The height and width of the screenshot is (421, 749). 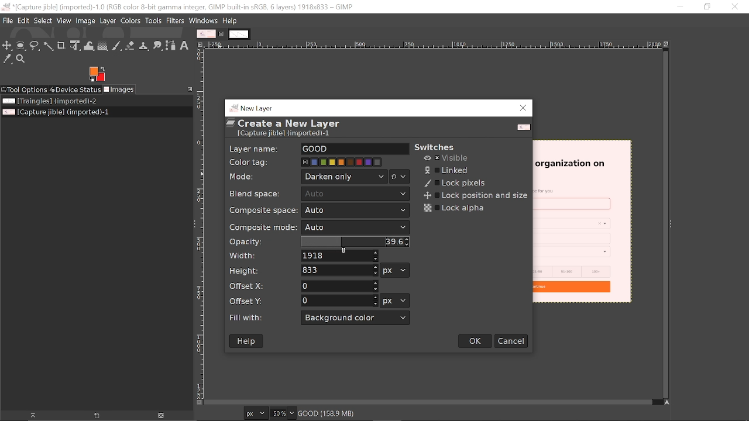 I want to click on Ellipse select tool, so click(x=21, y=46).